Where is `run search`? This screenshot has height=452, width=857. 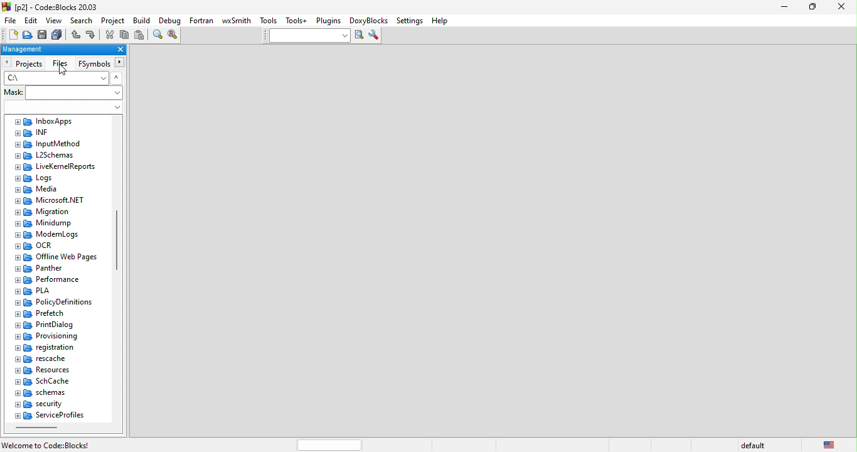 run search is located at coordinates (359, 37).